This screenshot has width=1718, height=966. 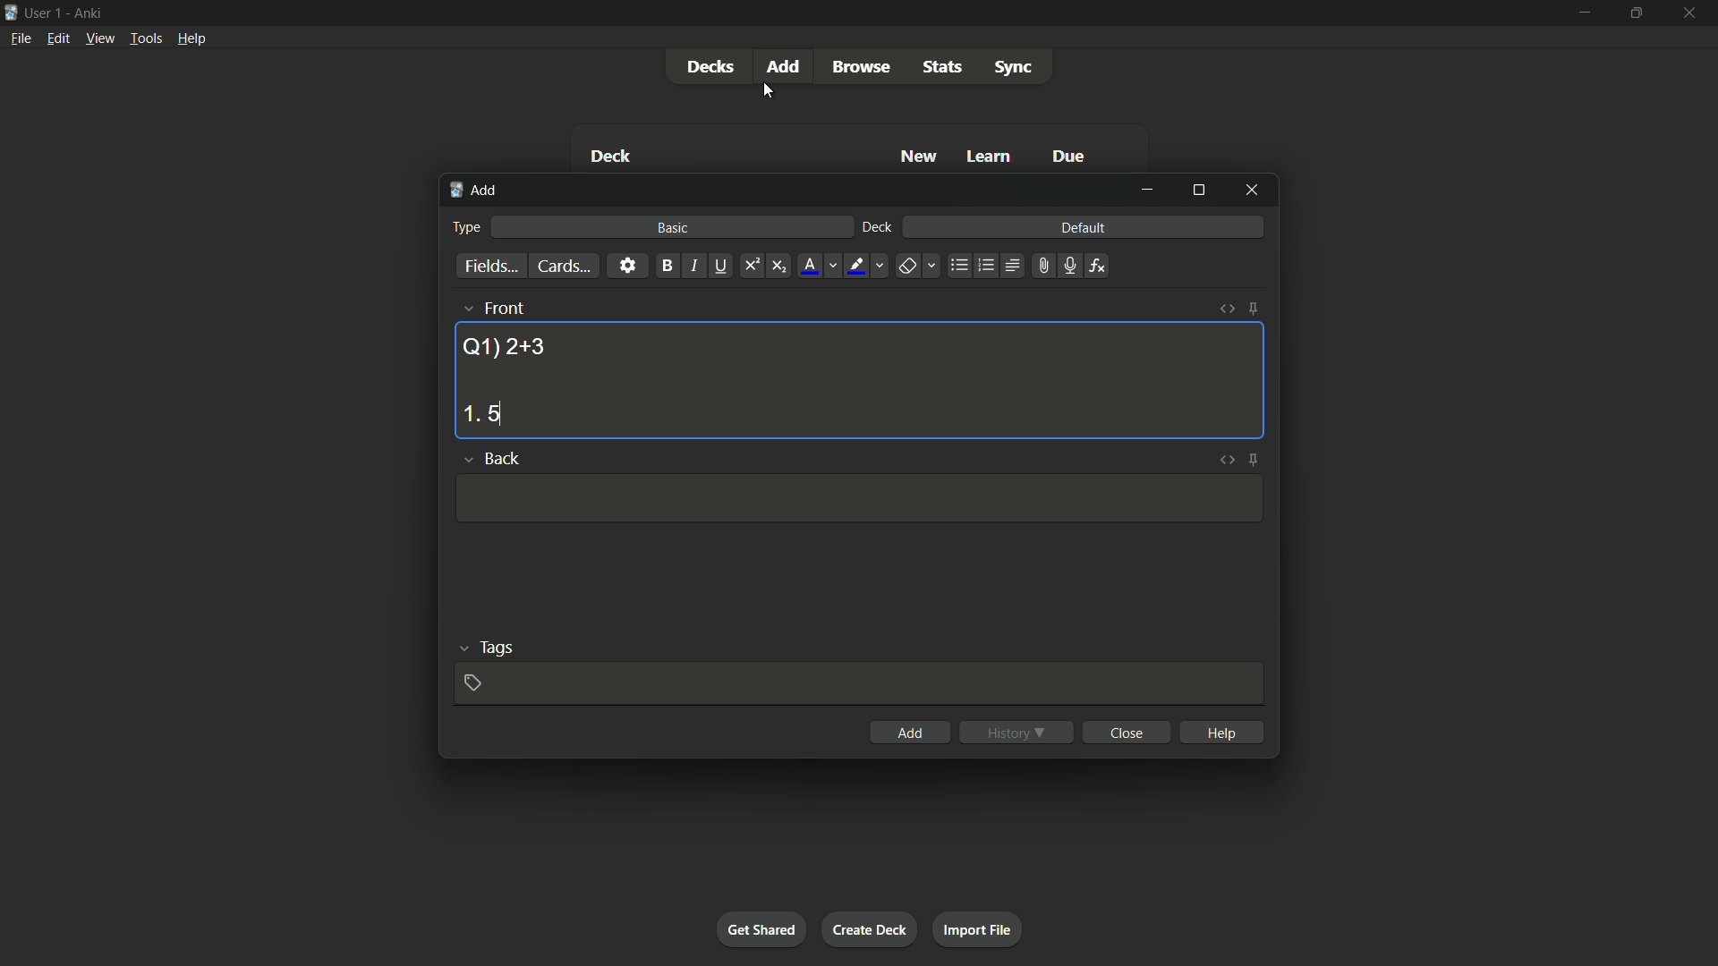 What do you see at coordinates (1014, 68) in the screenshot?
I see `sync` at bounding box center [1014, 68].